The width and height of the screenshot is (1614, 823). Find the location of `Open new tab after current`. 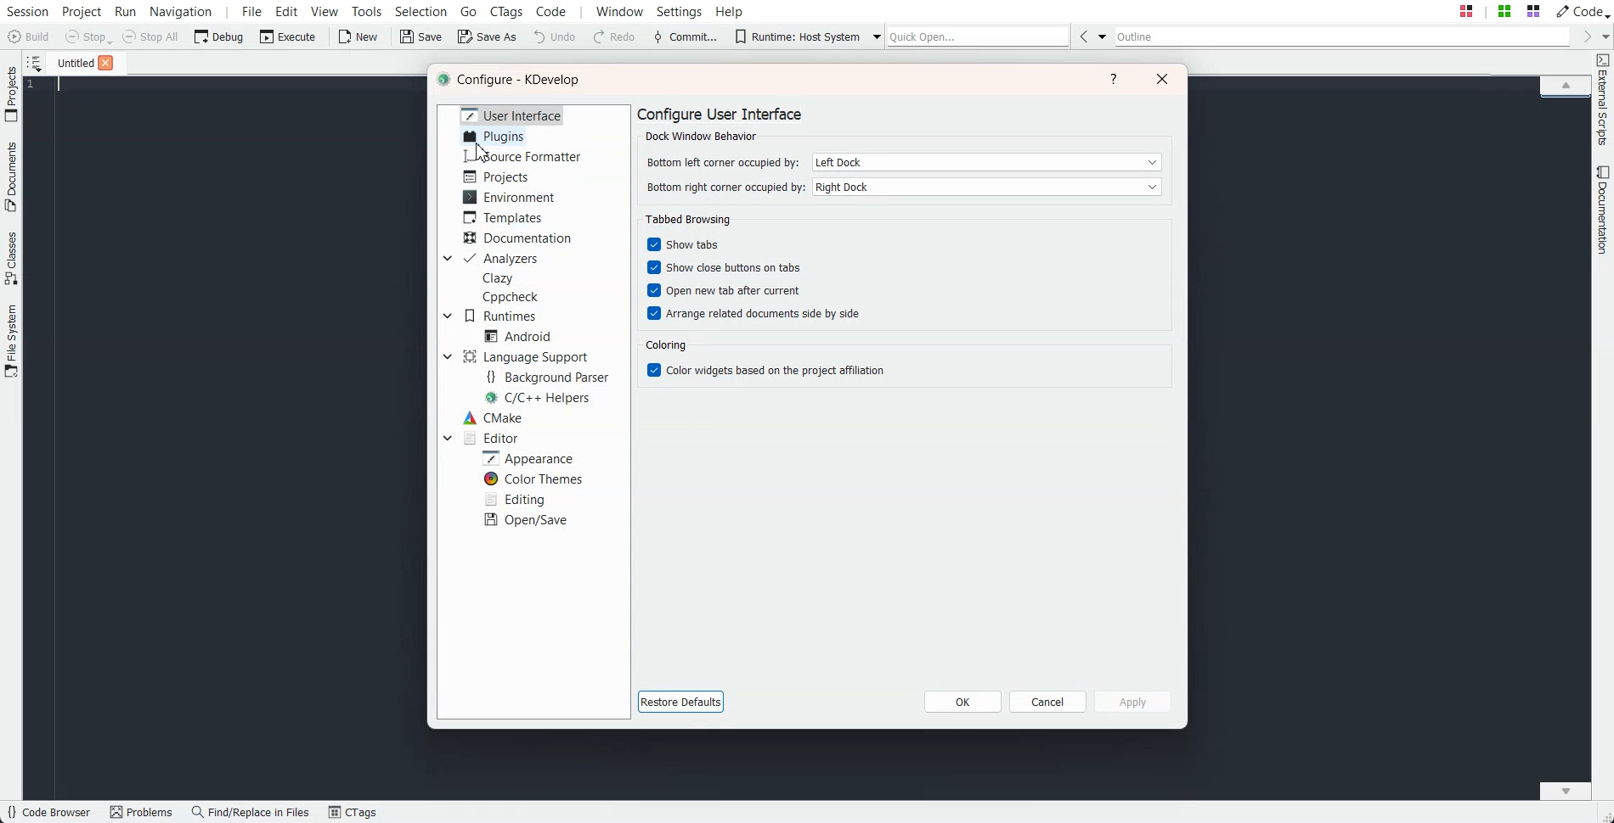

Open new tab after current is located at coordinates (728, 289).